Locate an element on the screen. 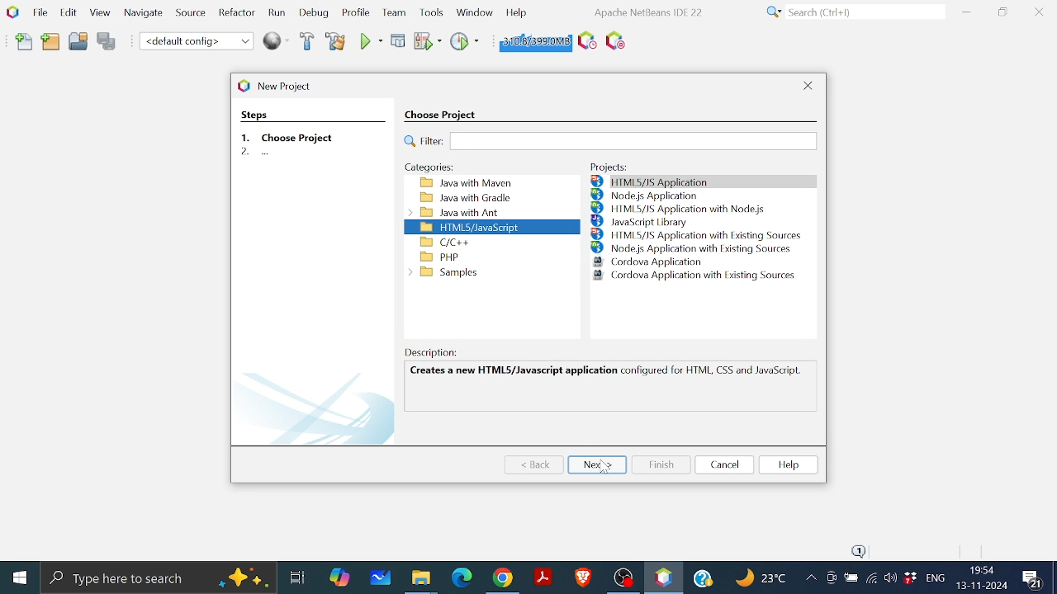  Profile is located at coordinates (354, 13).